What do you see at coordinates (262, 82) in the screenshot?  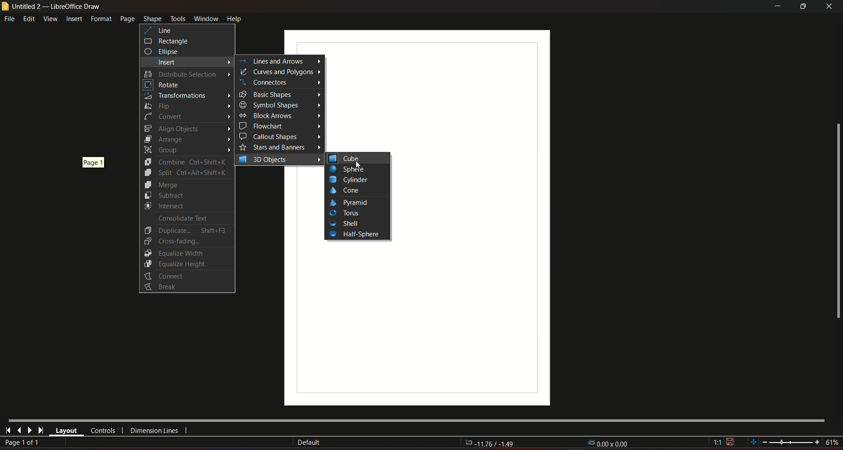 I see `Connectors` at bounding box center [262, 82].